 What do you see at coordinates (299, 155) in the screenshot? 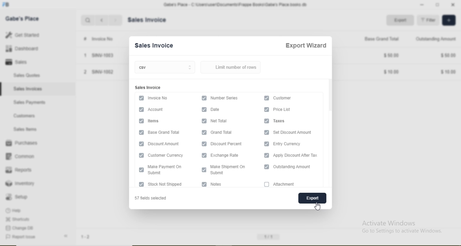
I see `Apply Discount After Tax` at bounding box center [299, 155].